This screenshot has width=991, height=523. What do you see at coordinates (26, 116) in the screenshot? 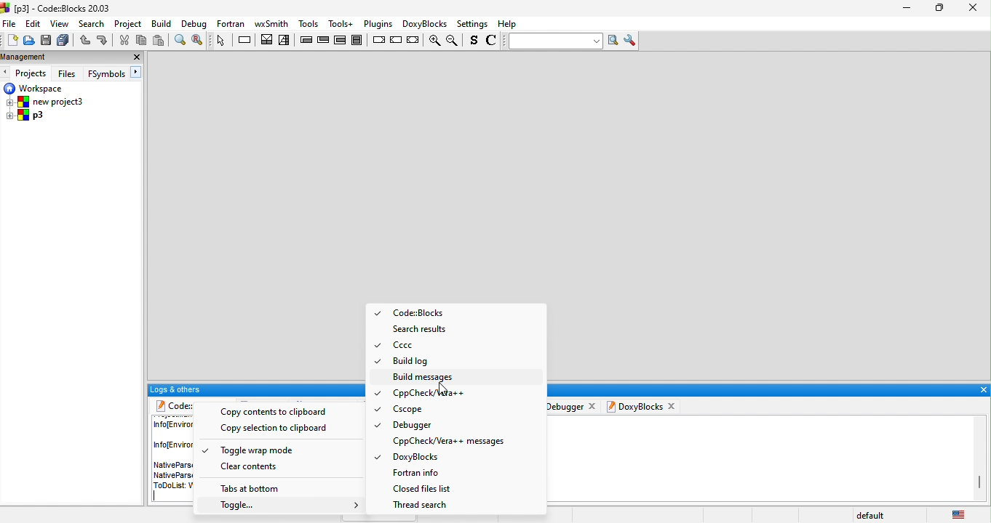
I see `p3` at bounding box center [26, 116].